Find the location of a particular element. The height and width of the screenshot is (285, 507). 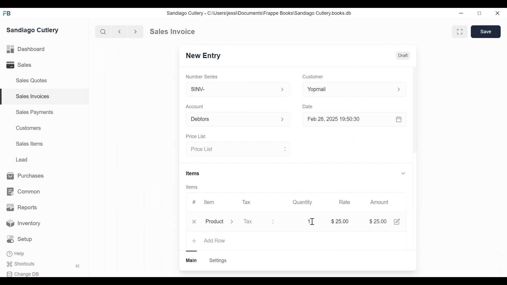

Setup is located at coordinates (20, 239).